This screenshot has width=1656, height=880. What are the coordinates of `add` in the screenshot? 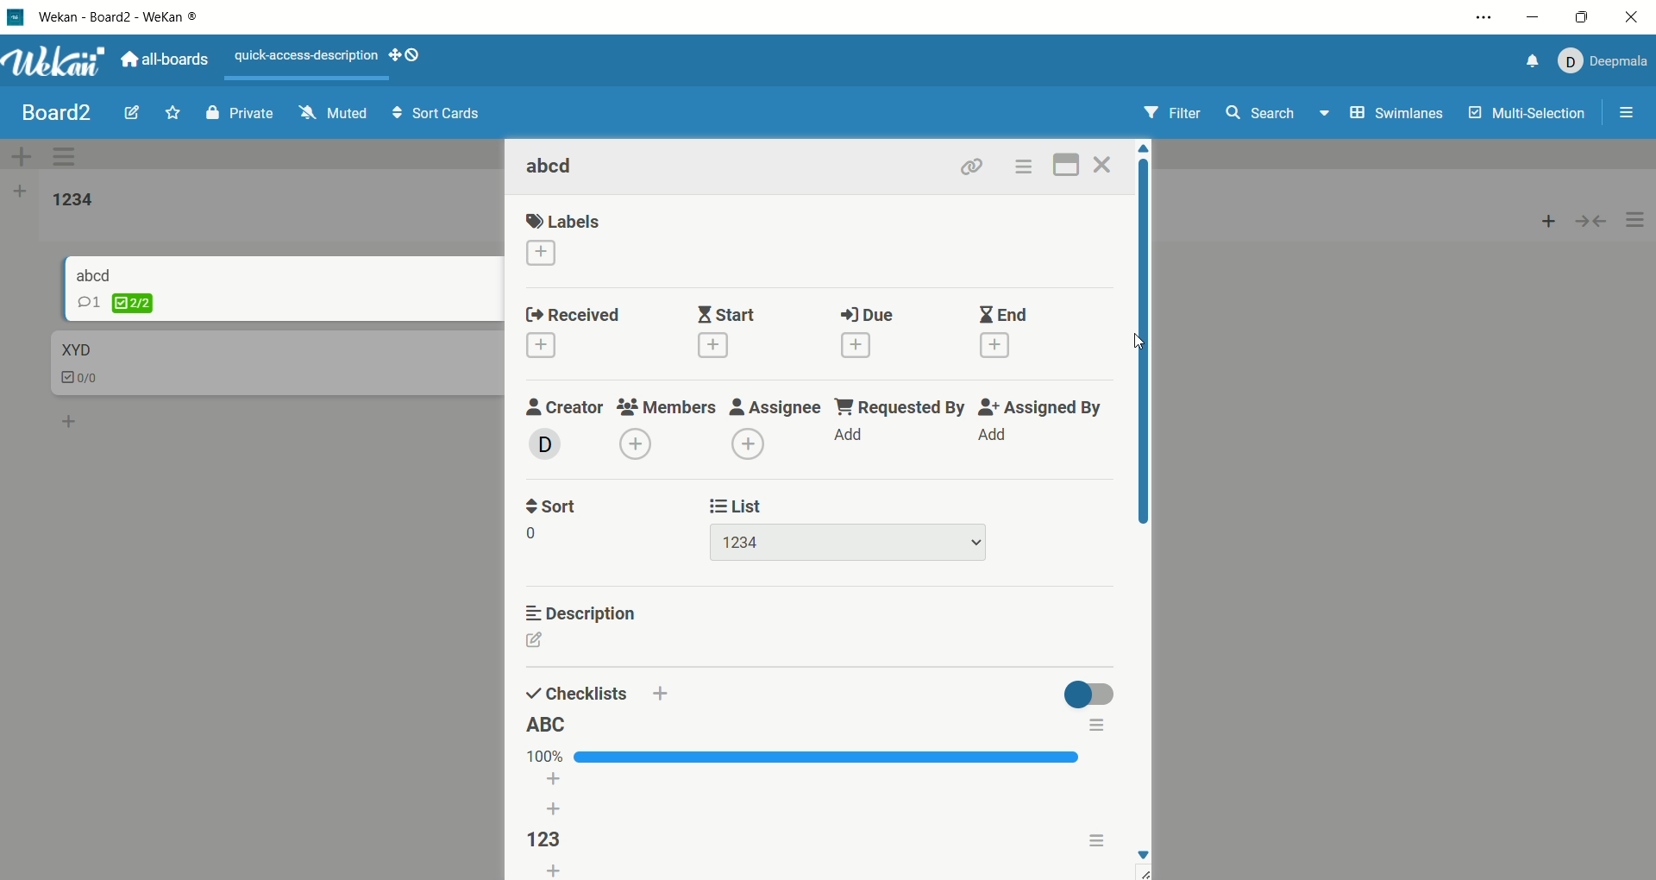 It's located at (540, 254).